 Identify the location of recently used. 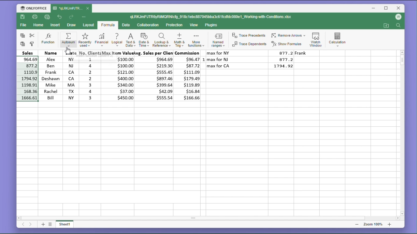
(84, 40).